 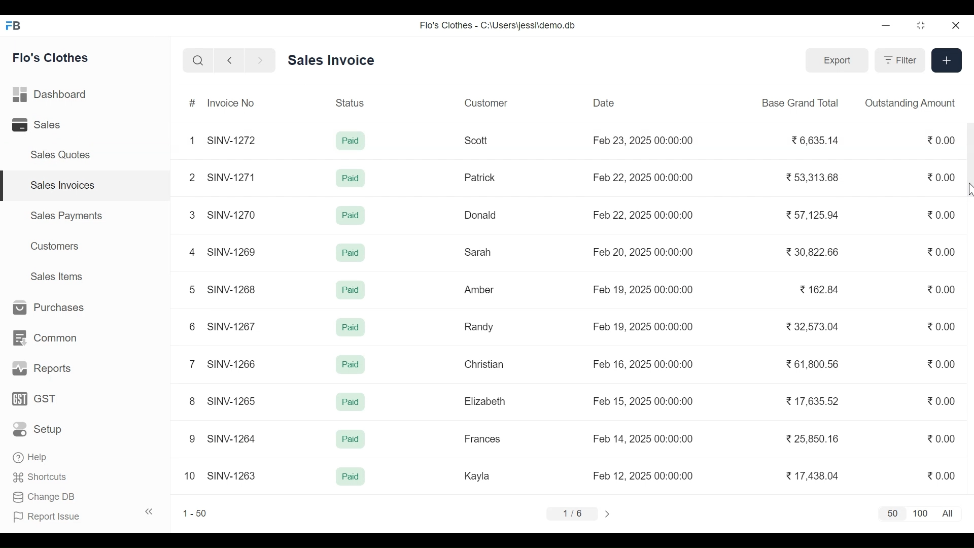 I want to click on Christian, so click(x=485, y=364).